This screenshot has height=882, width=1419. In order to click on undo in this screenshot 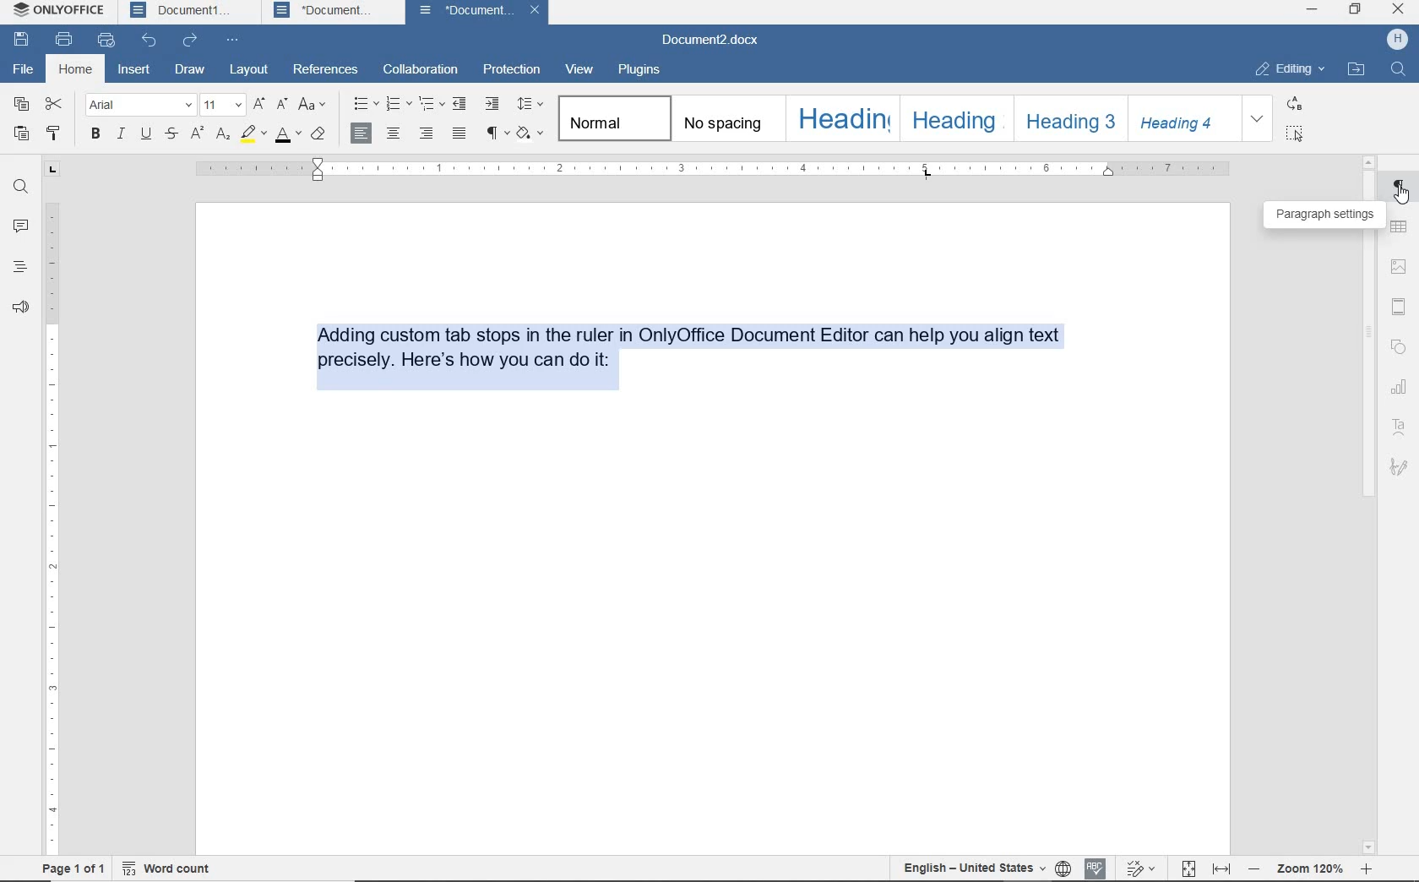, I will do `click(150, 42)`.